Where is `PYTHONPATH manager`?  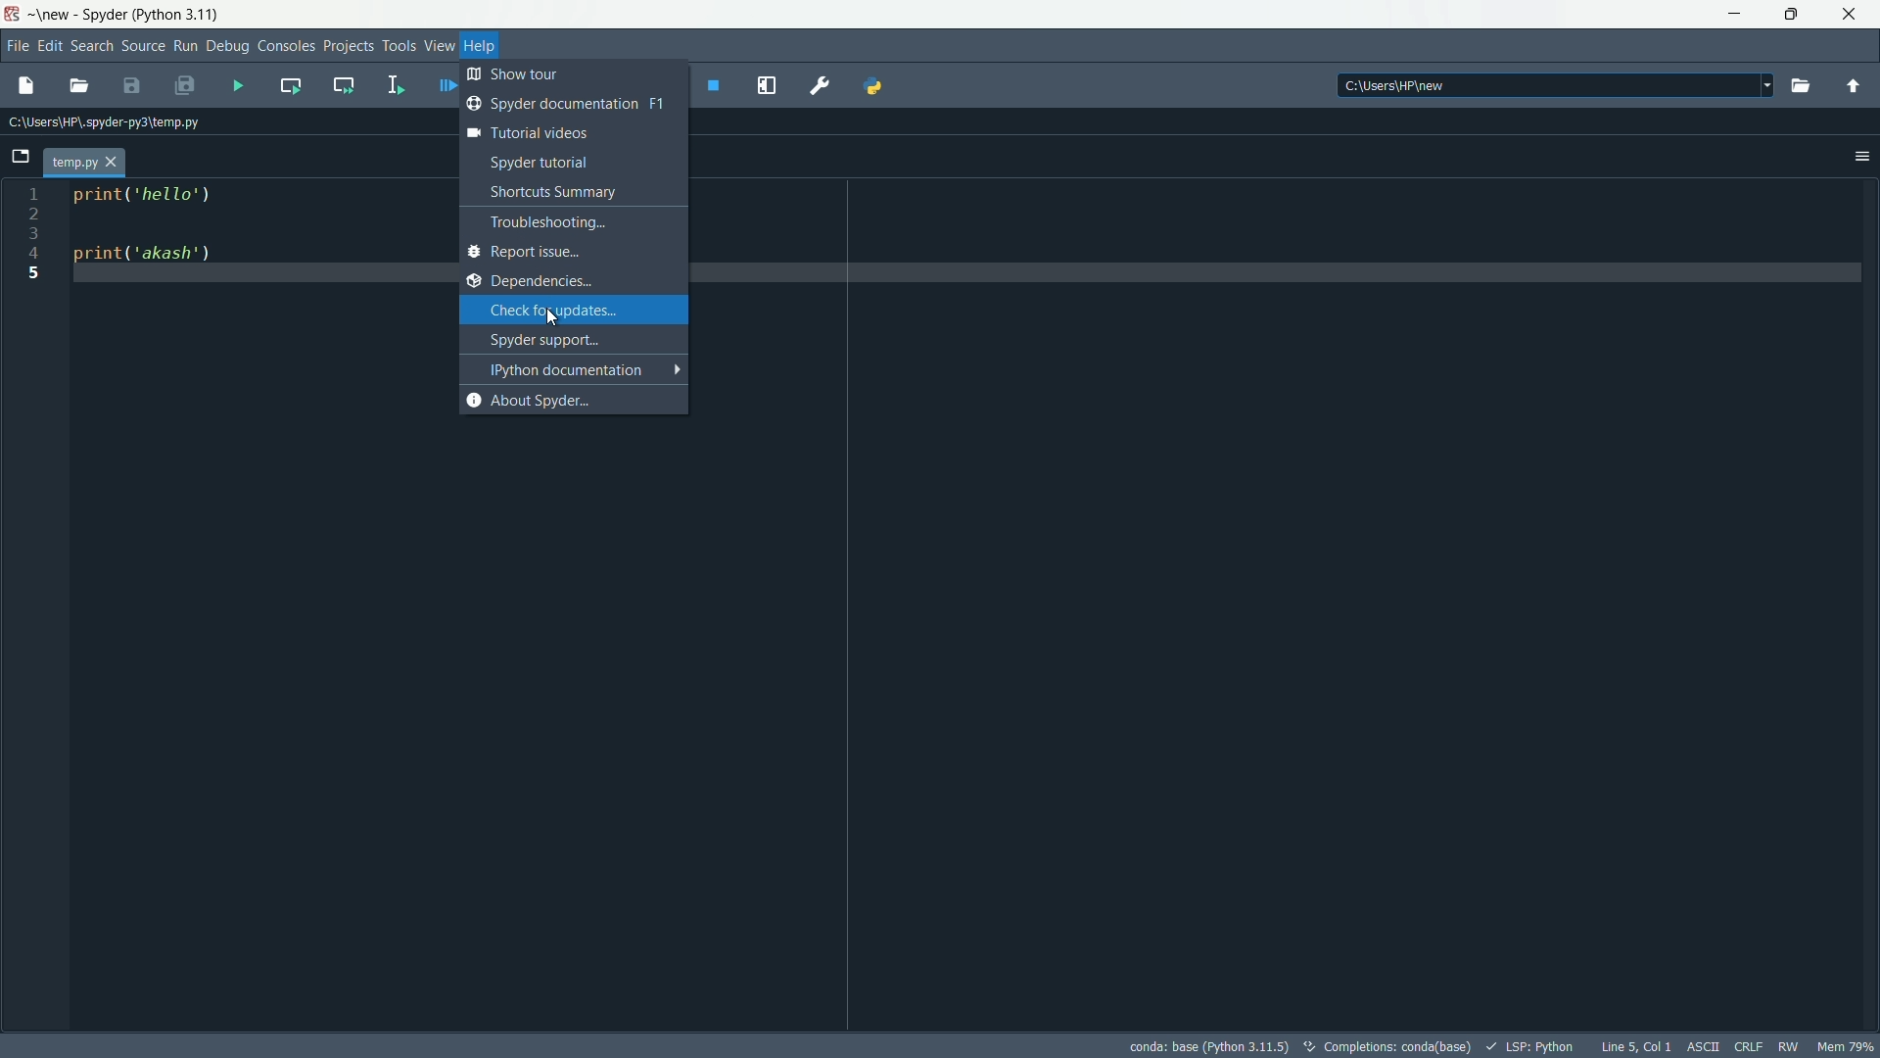
PYTHONPATH manager is located at coordinates (876, 87).